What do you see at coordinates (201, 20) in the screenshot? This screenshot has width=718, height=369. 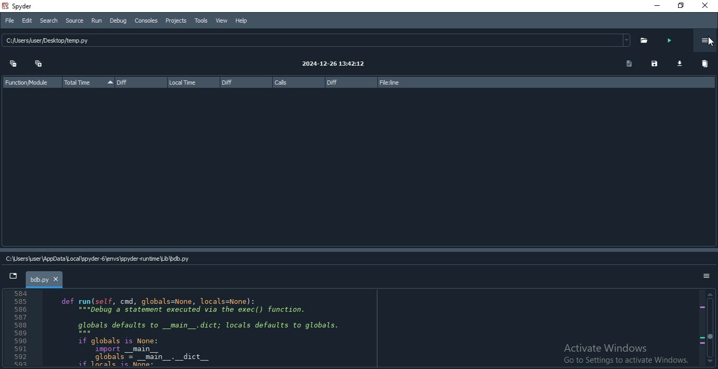 I see `Tools` at bounding box center [201, 20].